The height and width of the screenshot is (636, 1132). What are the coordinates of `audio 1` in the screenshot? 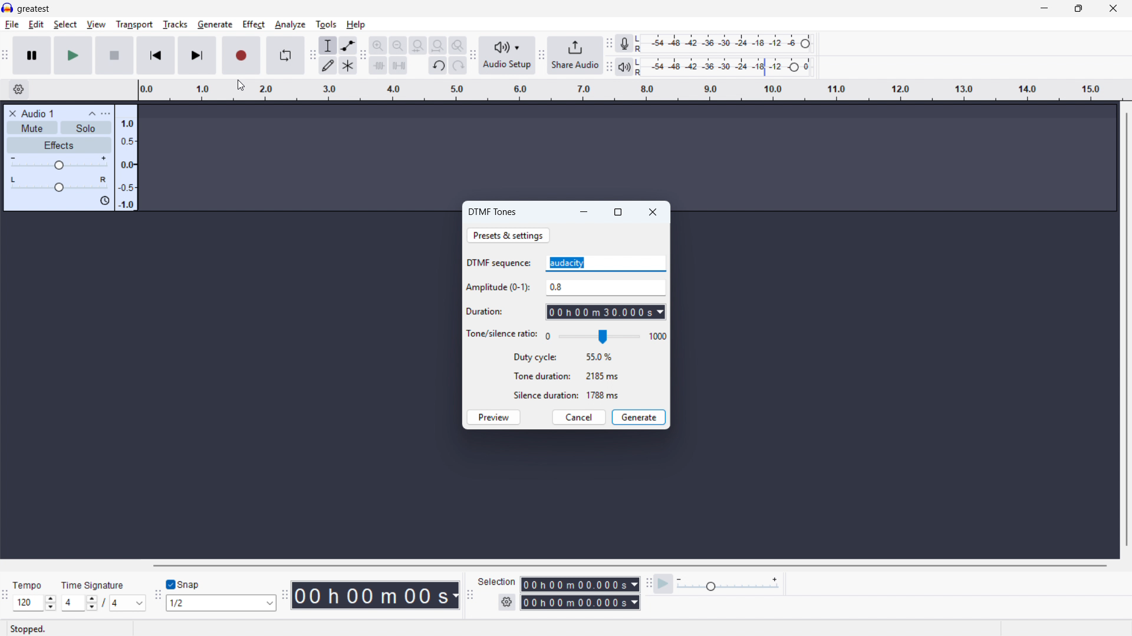 It's located at (38, 114).